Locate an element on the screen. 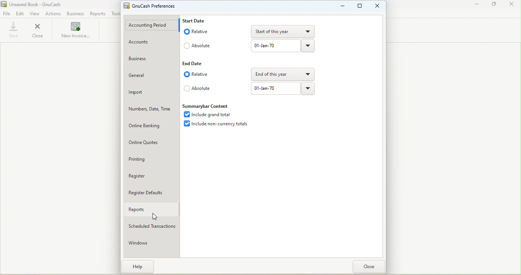 The width and height of the screenshot is (521, 275). Save is located at coordinates (12, 31).